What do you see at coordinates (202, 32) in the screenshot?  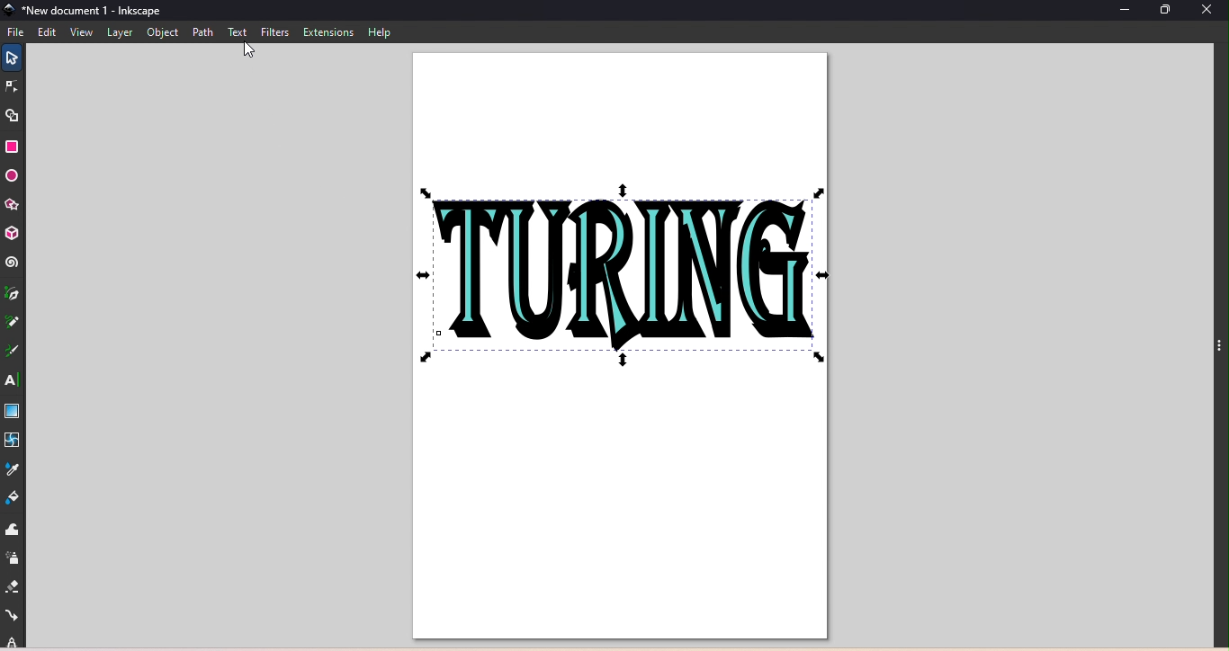 I see `Path` at bounding box center [202, 32].